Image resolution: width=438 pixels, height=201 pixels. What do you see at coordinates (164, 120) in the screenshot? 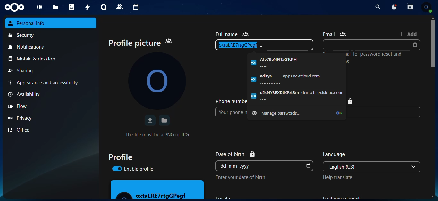
I see `save` at bounding box center [164, 120].